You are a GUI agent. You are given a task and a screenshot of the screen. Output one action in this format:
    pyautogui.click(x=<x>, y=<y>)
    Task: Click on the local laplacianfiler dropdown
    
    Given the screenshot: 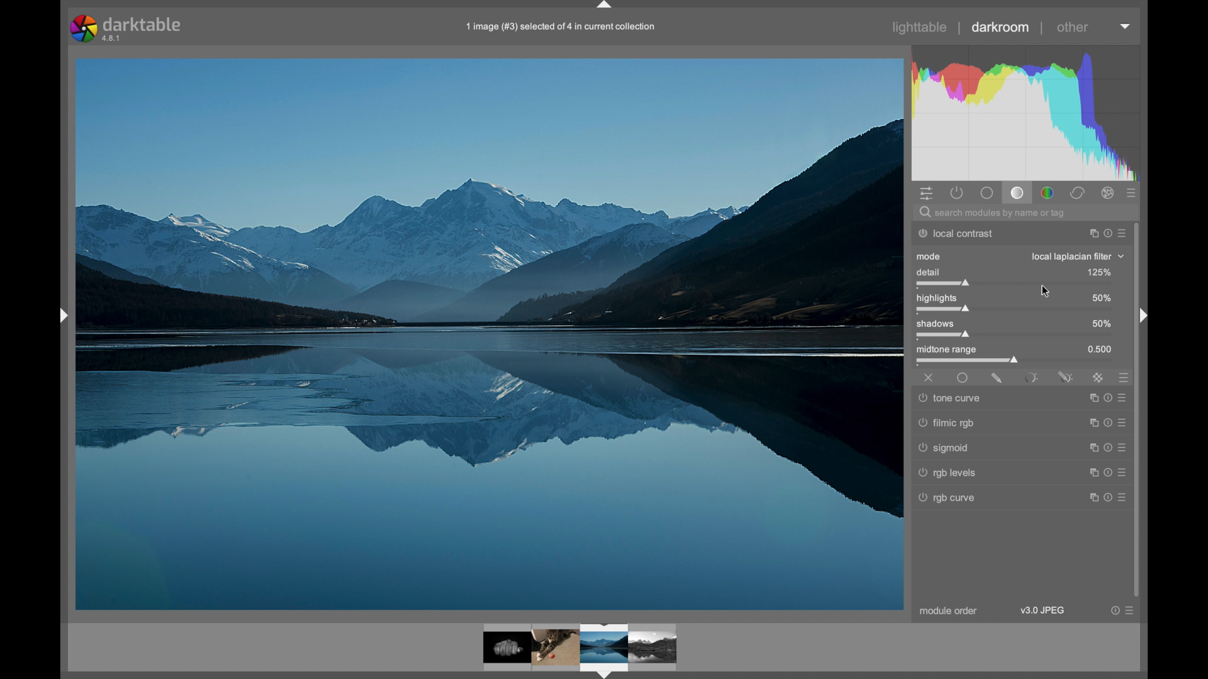 What is the action you would take?
    pyautogui.click(x=1079, y=257)
    